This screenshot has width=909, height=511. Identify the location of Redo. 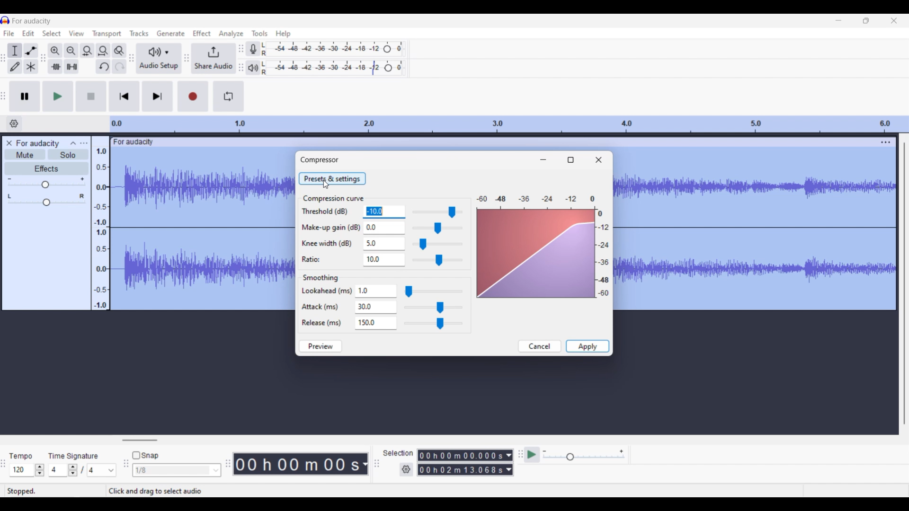
(119, 66).